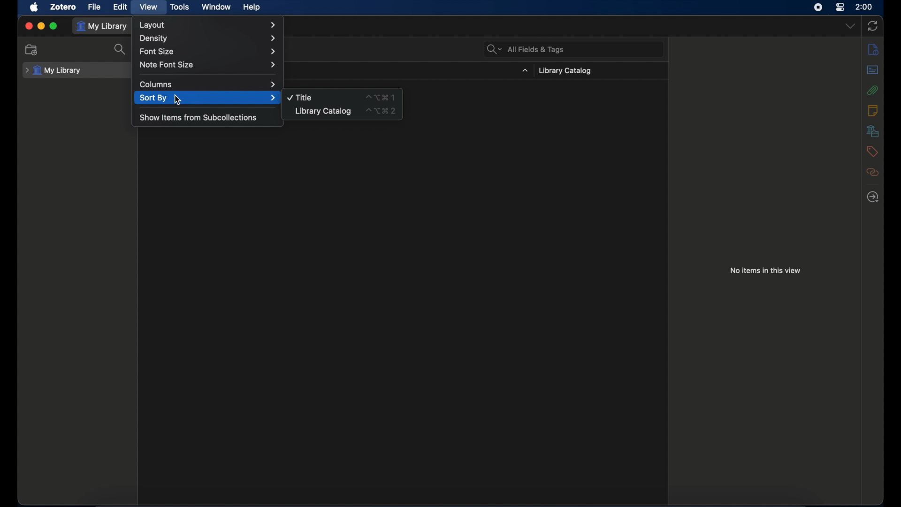  What do you see at coordinates (300, 98) in the screenshot?
I see `title` at bounding box center [300, 98].